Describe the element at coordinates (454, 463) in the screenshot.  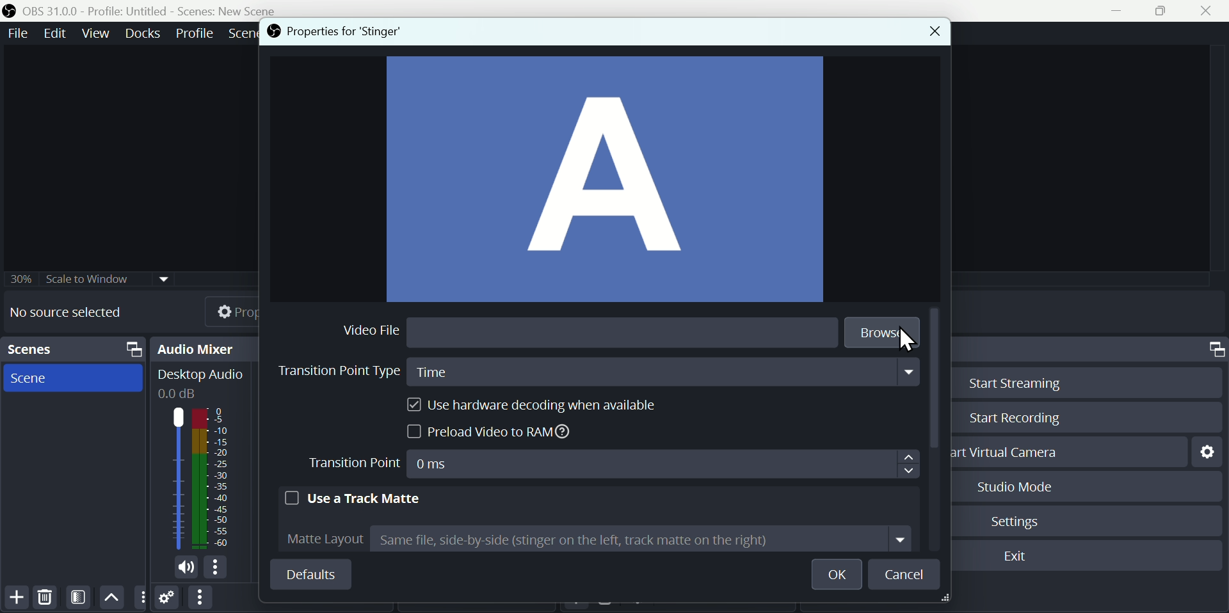
I see `0MS` at that location.